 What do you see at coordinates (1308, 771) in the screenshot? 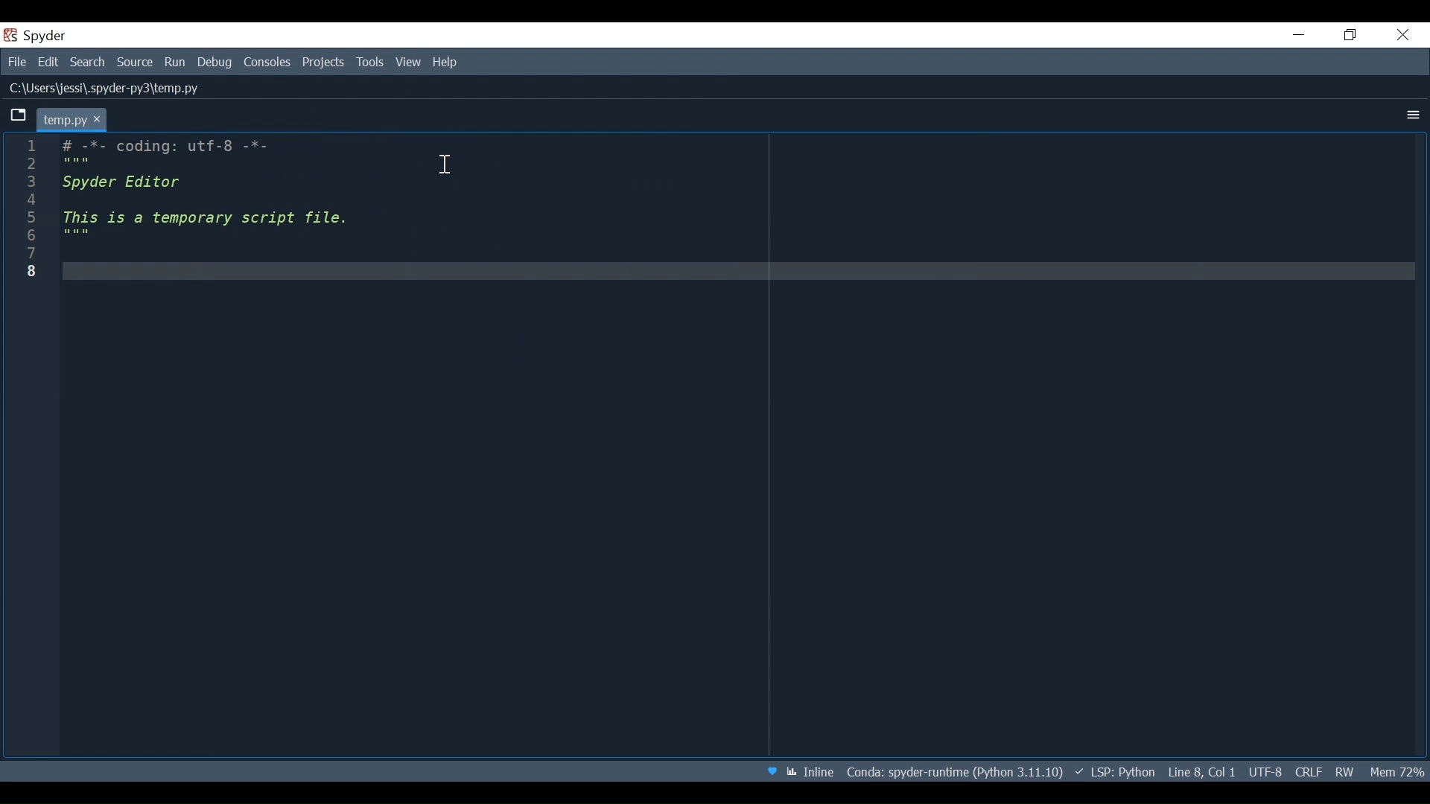
I see `File EQL Status` at bounding box center [1308, 771].